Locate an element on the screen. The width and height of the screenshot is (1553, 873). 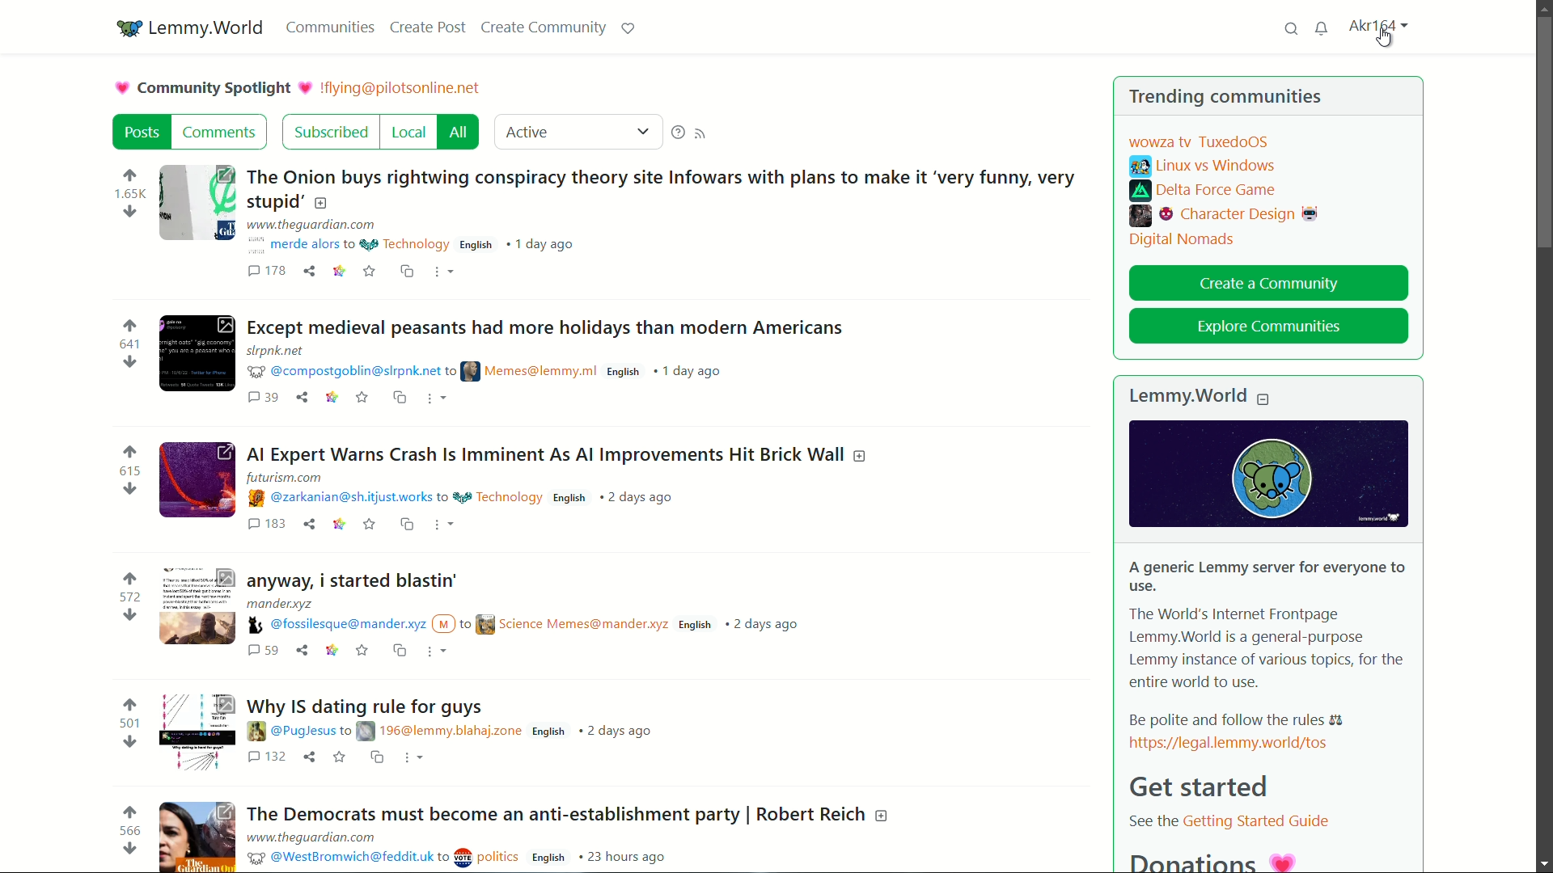
post details is located at coordinates (430, 236).